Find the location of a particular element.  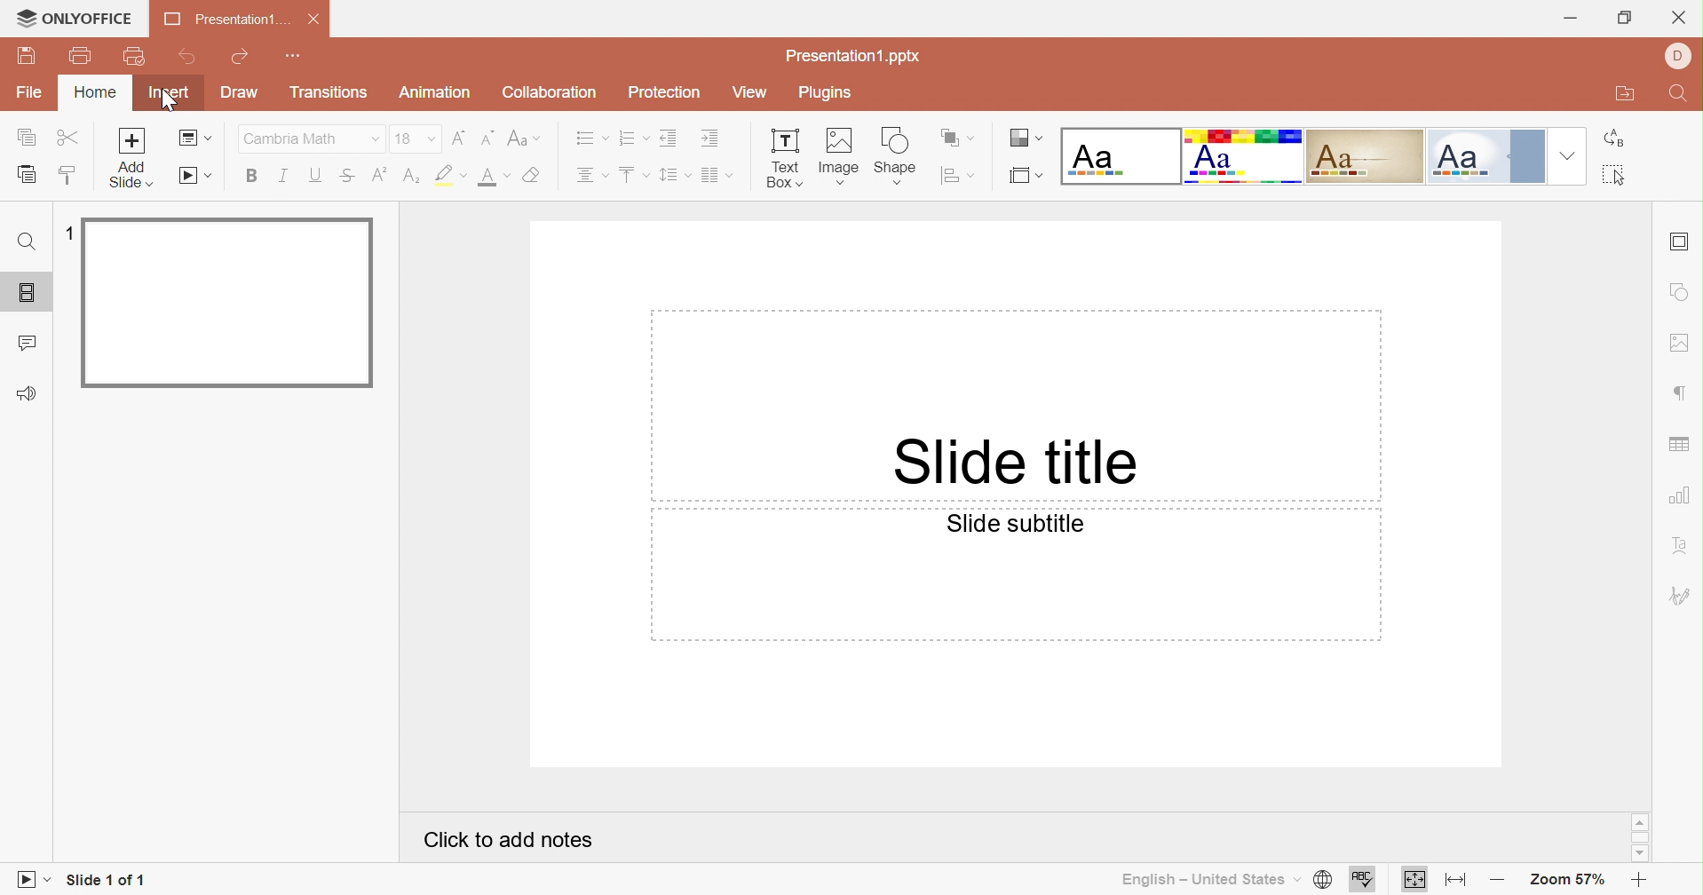

Align top is located at coordinates (635, 173).